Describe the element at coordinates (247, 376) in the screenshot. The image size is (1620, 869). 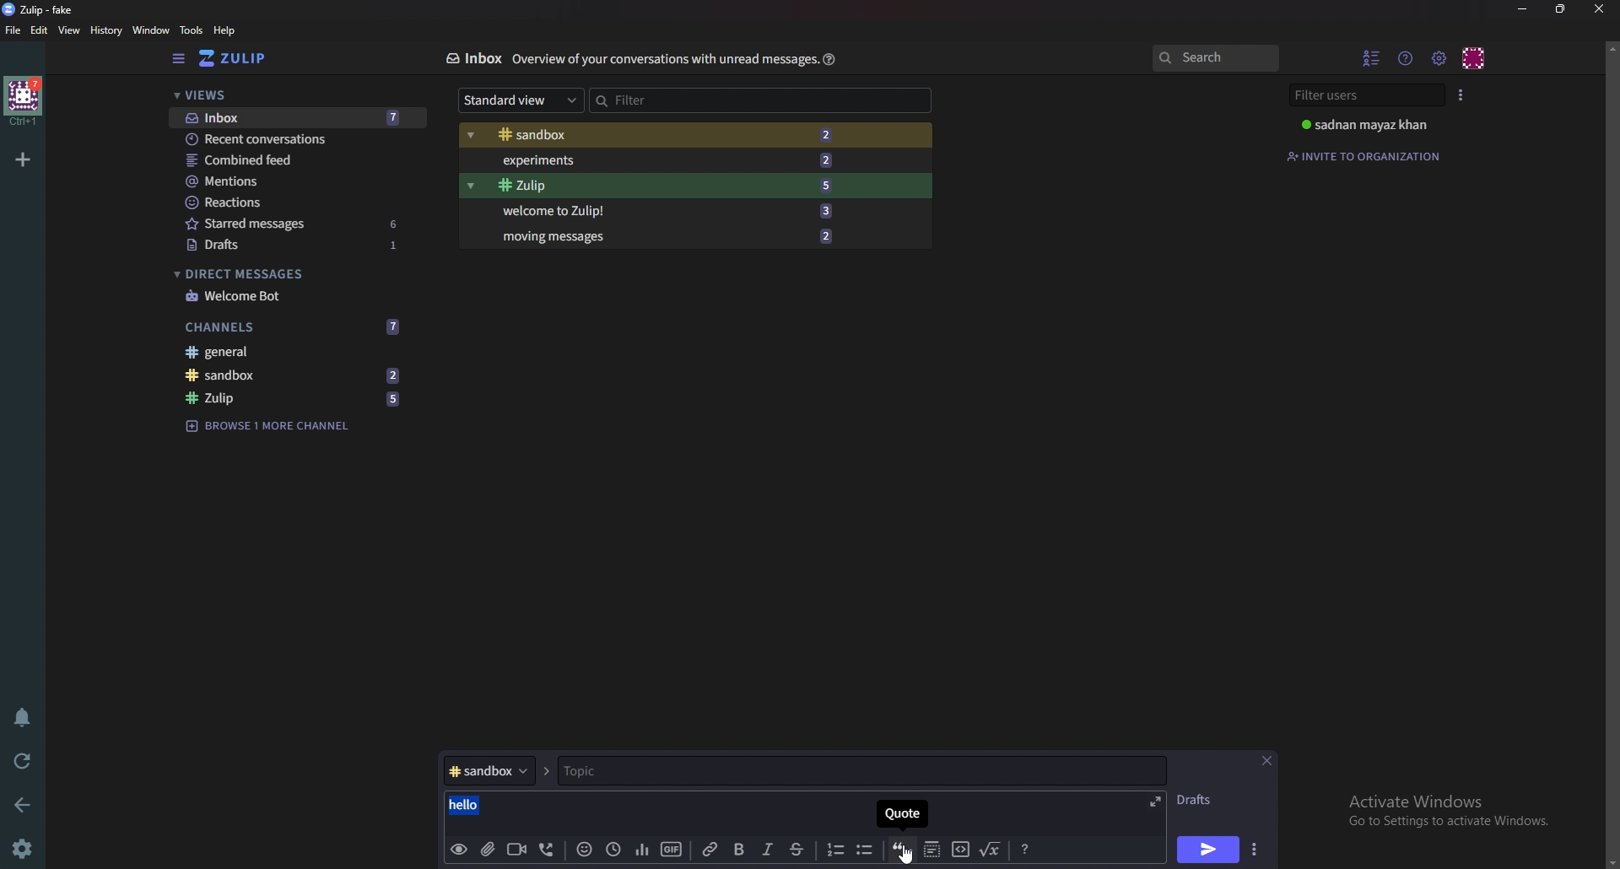
I see `# Sandbox` at that location.